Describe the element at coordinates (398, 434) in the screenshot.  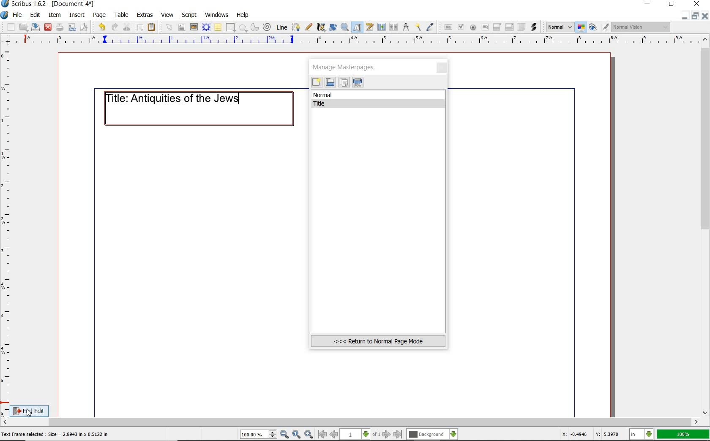
I see `go to last page` at that location.